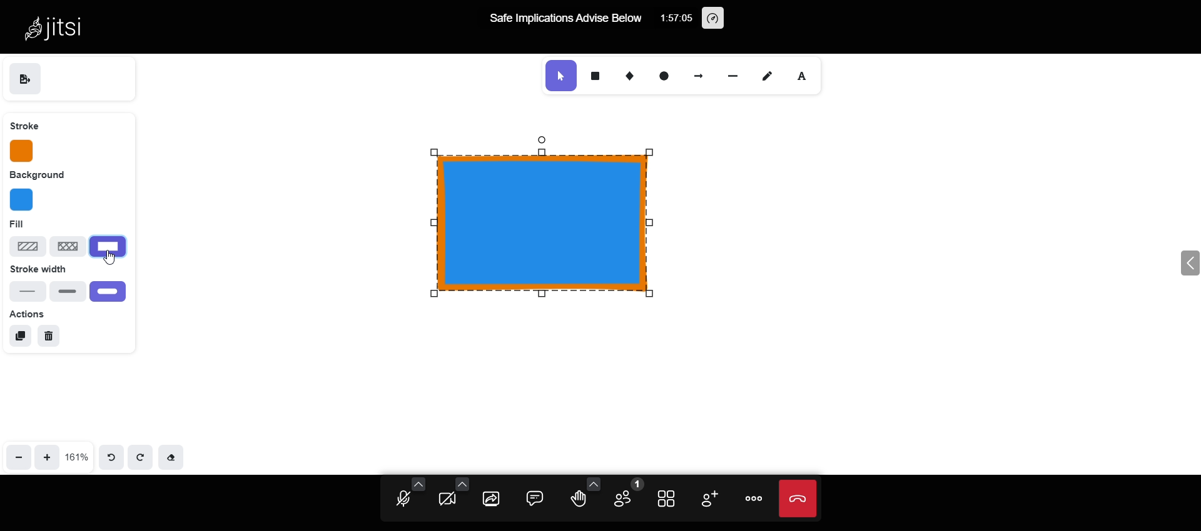 Image resolution: width=1201 pixels, height=531 pixels. Describe the element at coordinates (701, 75) in the screenshot. I see `arrow` at that location.